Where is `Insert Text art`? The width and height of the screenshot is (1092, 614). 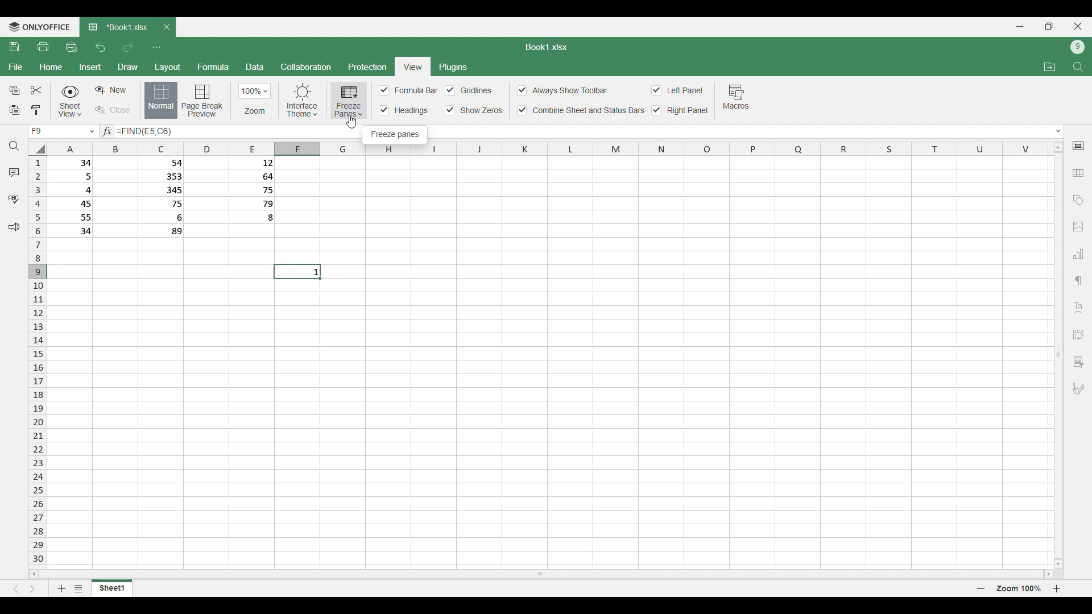
Insert Text art is located at coordinates (1078, 308).